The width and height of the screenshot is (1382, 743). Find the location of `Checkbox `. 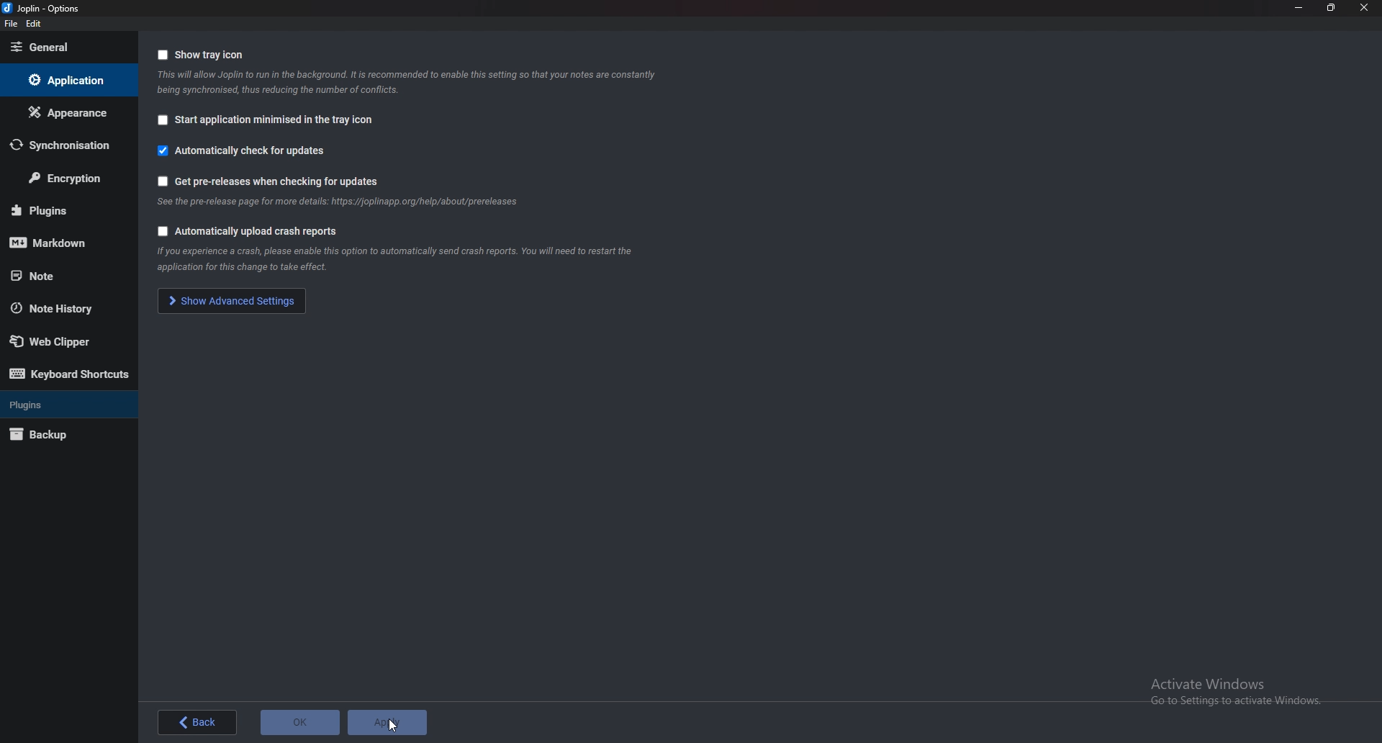

Checkbox  is located at coordinates (162, 55).